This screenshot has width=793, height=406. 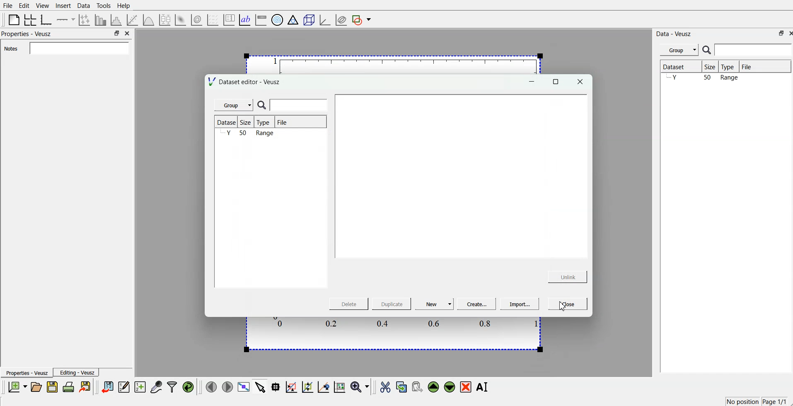 I want to click on Group, so click(x=237, y=105).